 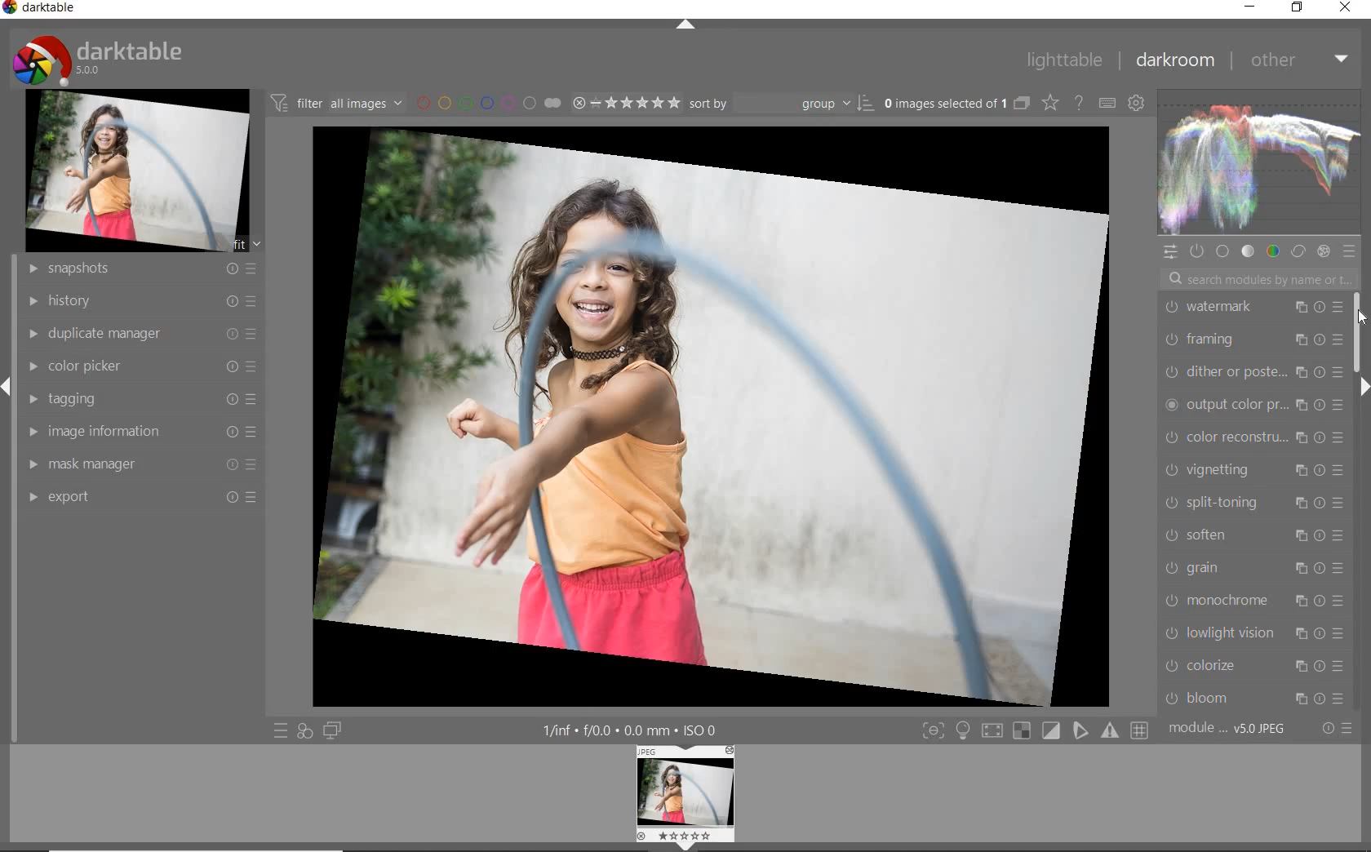 What do you see at coordinates (1034, 730) in the screenshot?
I see `toggle mode` at bounding box center [1034, 730].